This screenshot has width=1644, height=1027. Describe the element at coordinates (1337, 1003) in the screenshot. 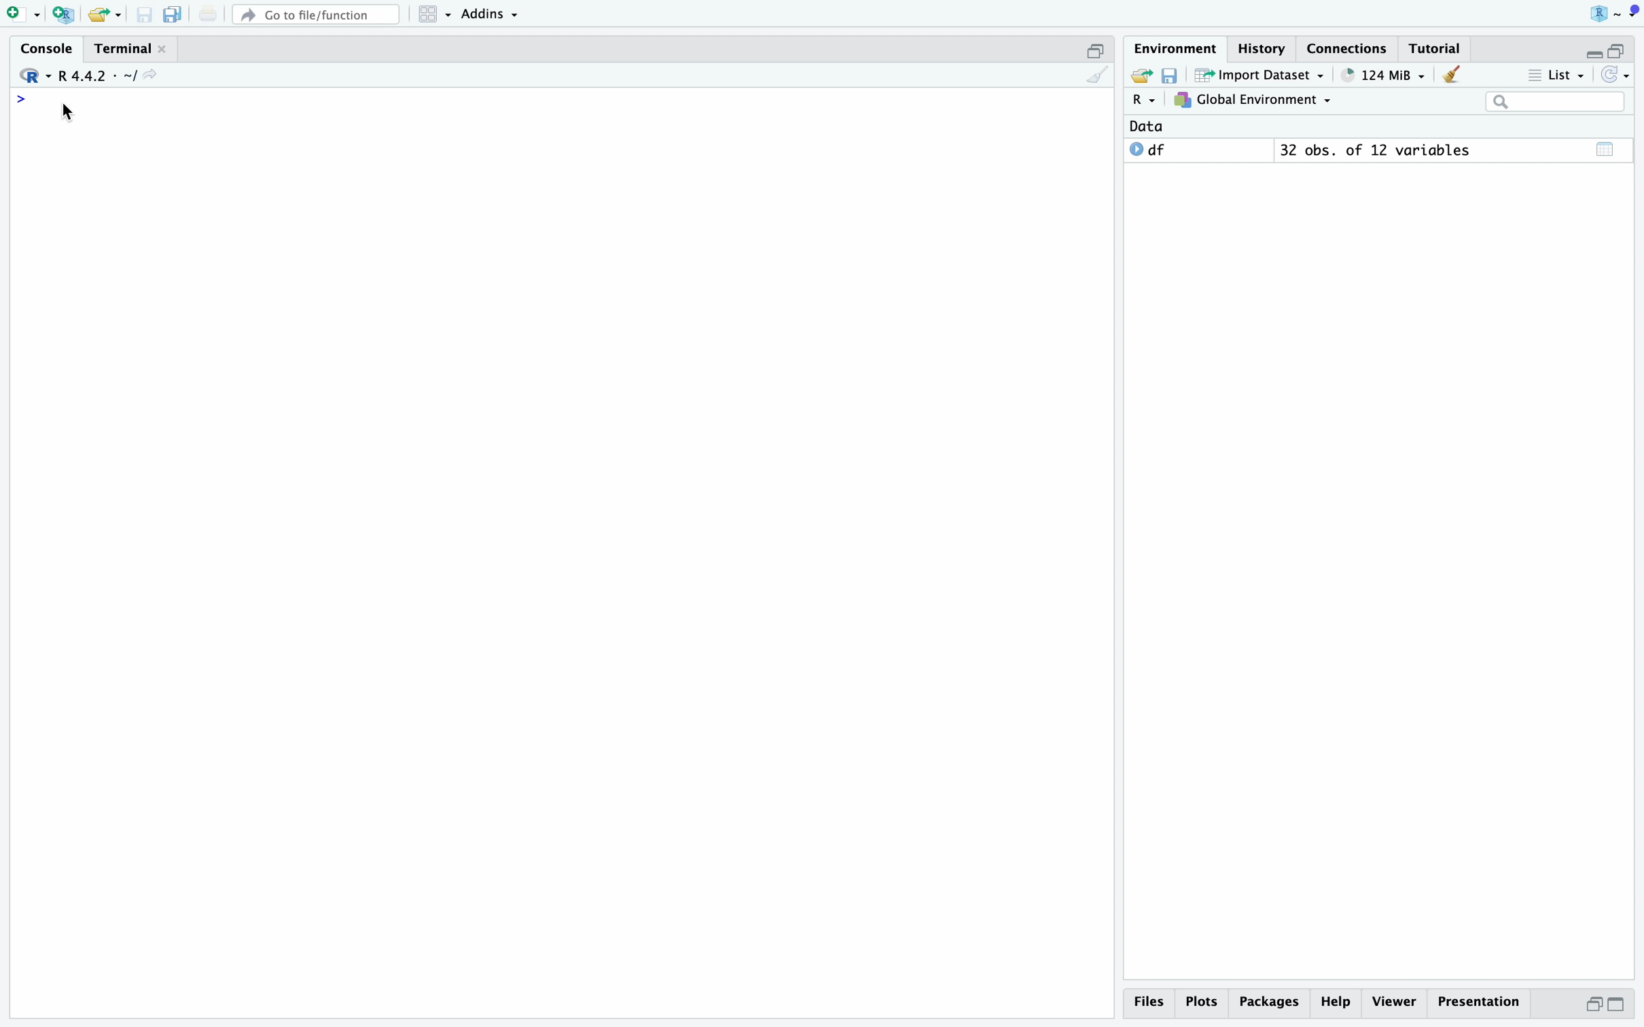

I see `help` at that location.